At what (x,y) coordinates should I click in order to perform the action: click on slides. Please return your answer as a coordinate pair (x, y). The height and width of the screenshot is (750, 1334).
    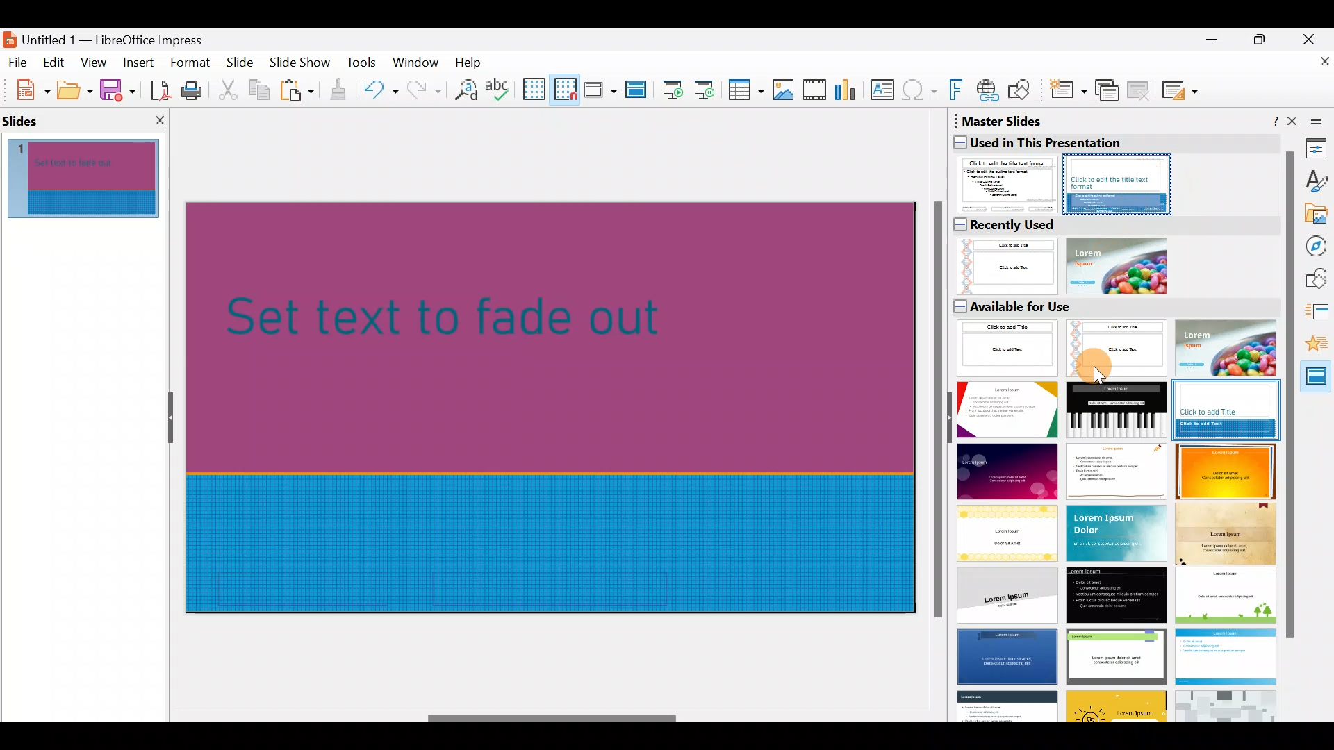
    Looking at the image, I should click on (25, 117).